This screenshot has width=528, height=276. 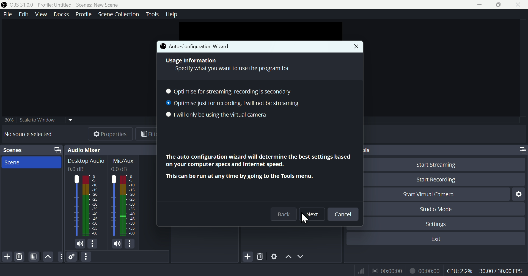 I want to click on File, so click(x=8, y=14).